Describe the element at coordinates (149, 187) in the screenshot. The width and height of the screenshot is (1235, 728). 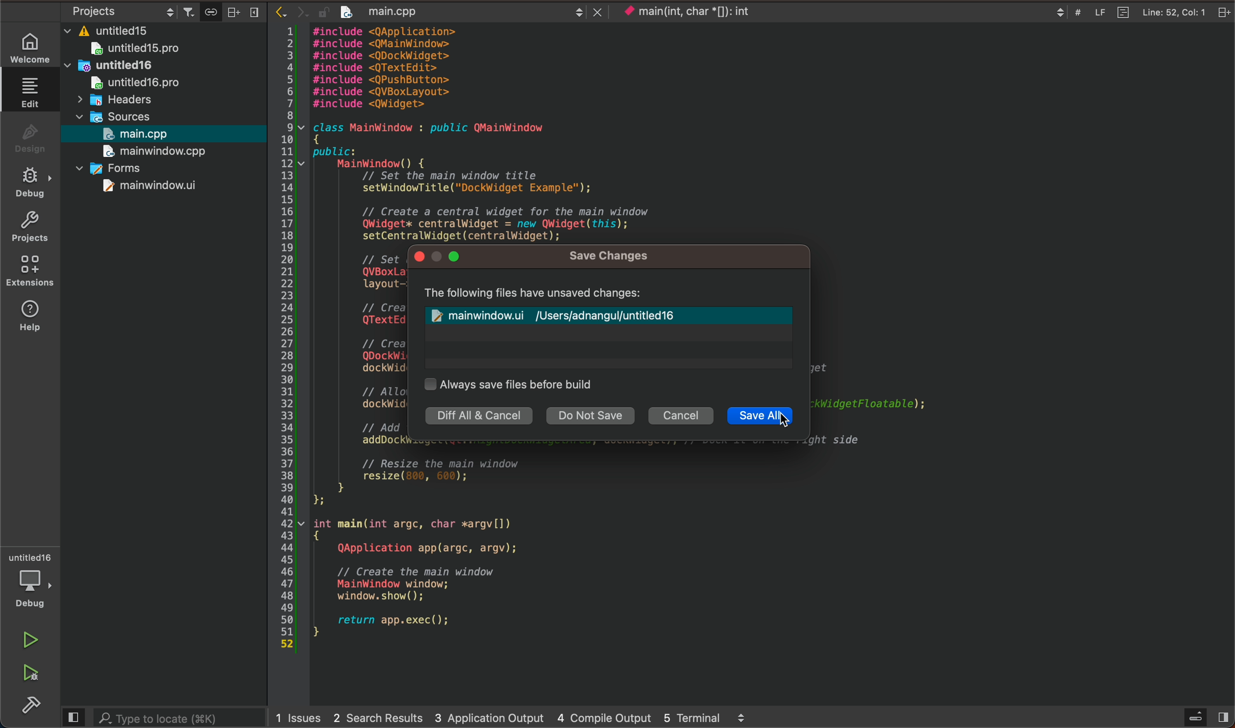
I see `mainwindow` at that location.